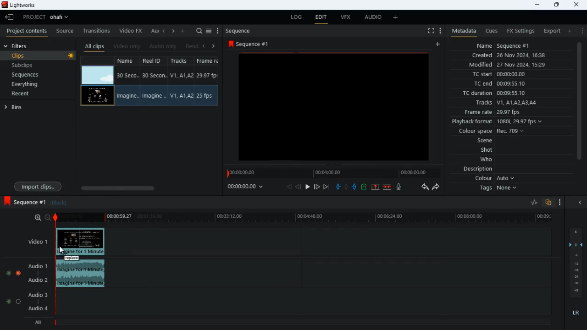 This screenshot has width=587, height=330. I want to click on more, so click(581, 30).